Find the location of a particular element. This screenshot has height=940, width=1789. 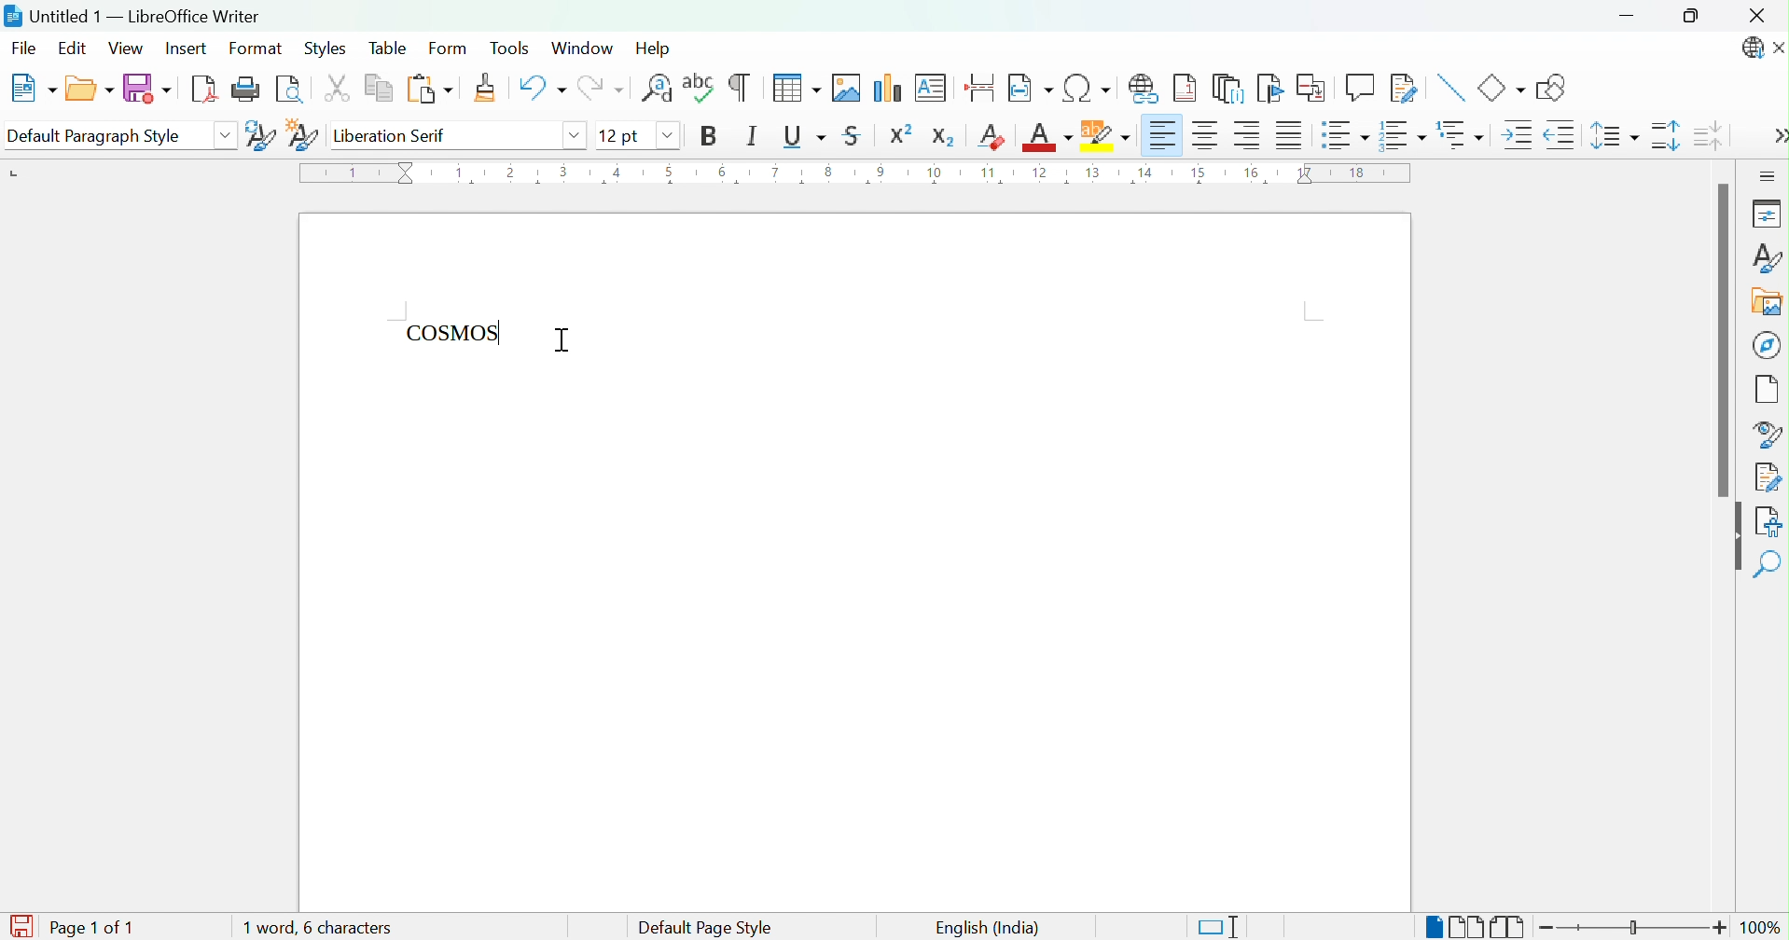

Multiple-page view is located at coordinates (1468, 927).